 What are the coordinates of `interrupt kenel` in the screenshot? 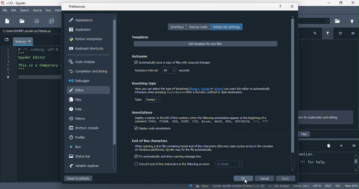 It's located at (339, 146).